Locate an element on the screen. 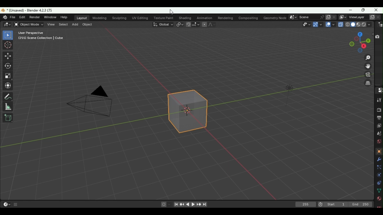  Current frame is located at coordinates (306, 205).